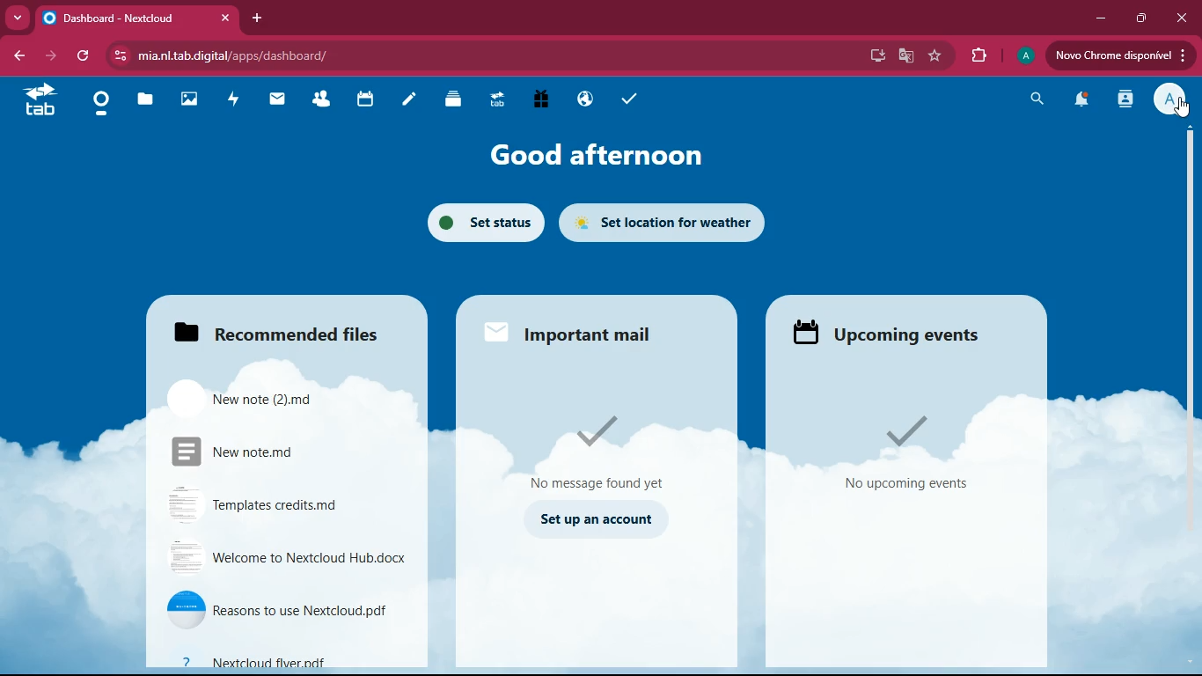 This screenshot has width=1202, height=676. I want to click on gift, so click(539, 101).